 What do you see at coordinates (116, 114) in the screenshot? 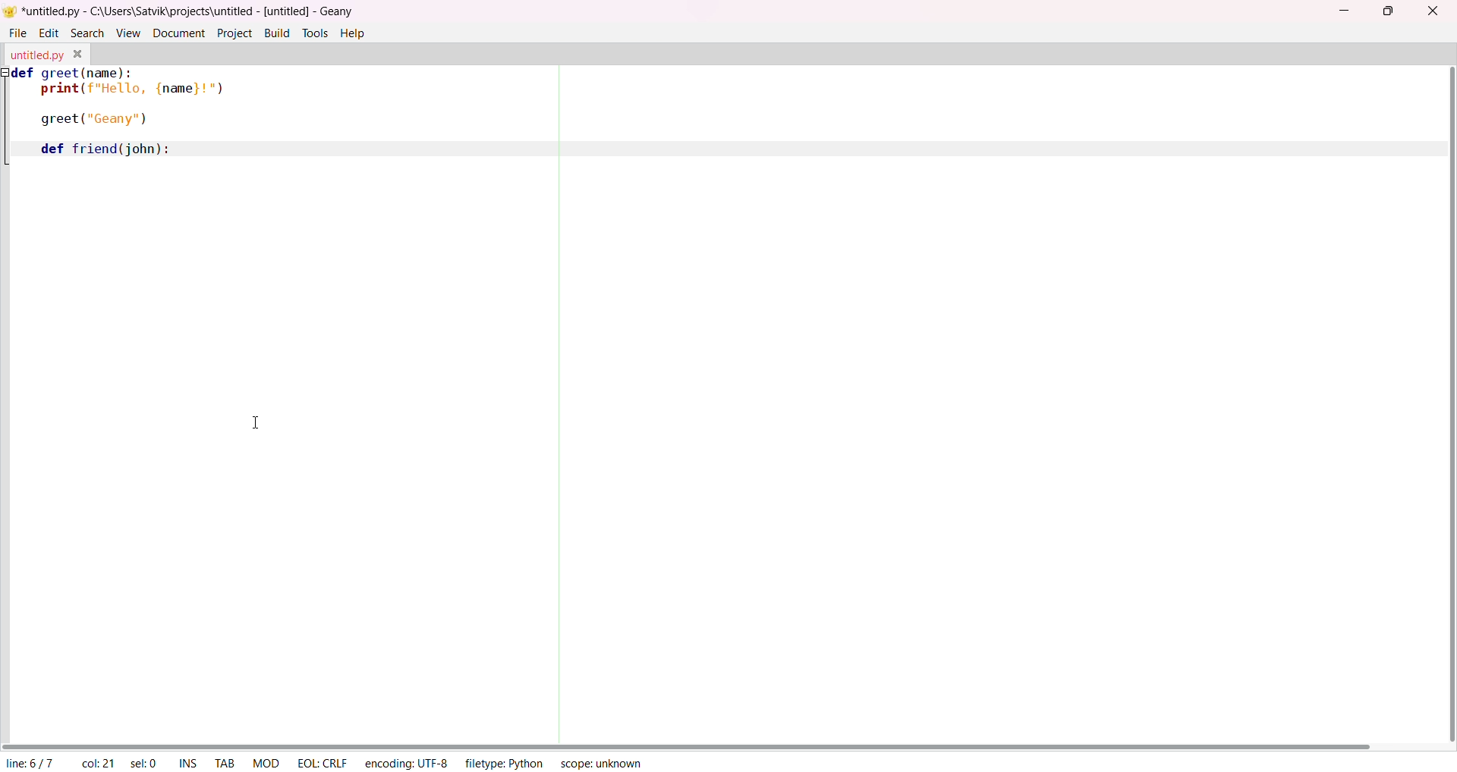
I see `def greet (name):print(f'Hello, {name}!")greet ("Geany")def friend(john):` at bounding box center [116, 114].